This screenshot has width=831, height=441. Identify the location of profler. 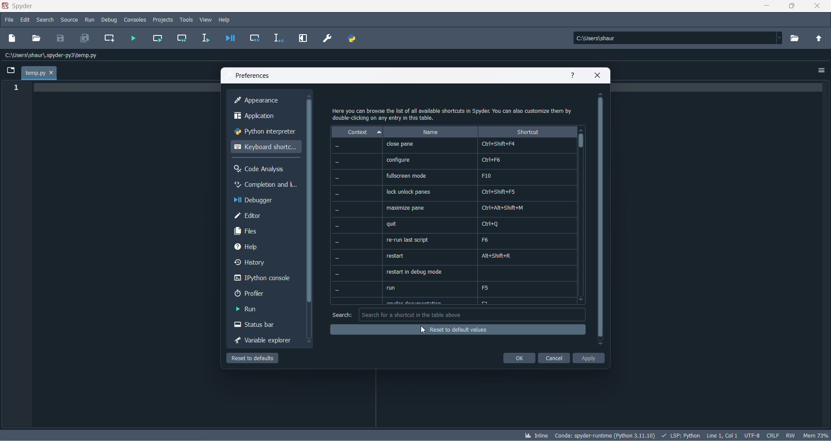
(261, 294).